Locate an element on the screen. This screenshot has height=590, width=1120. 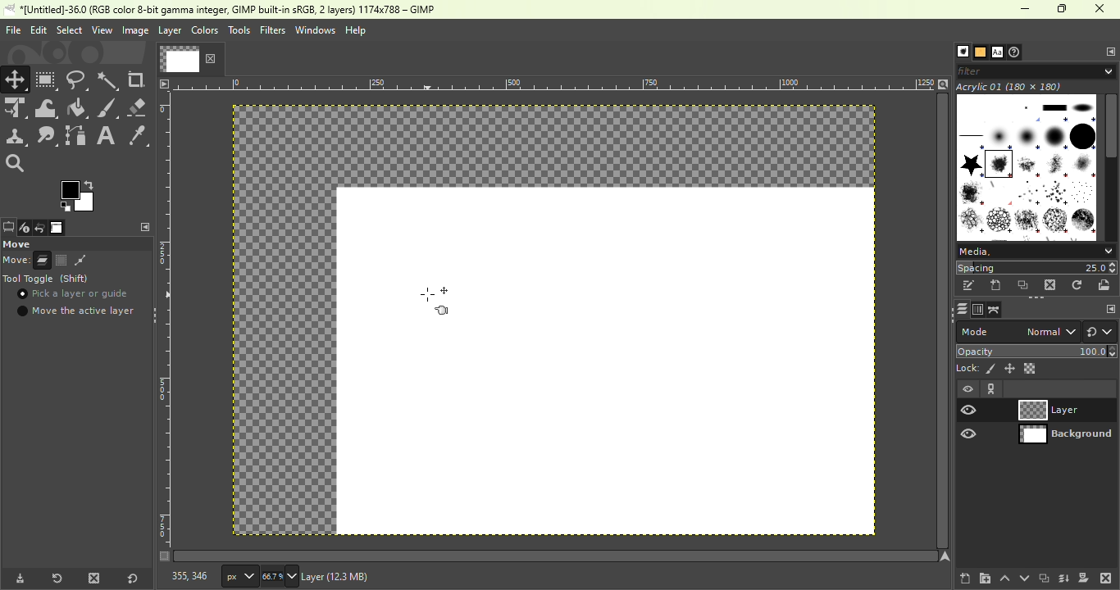
Text tool is located at coordinates (107, 134).